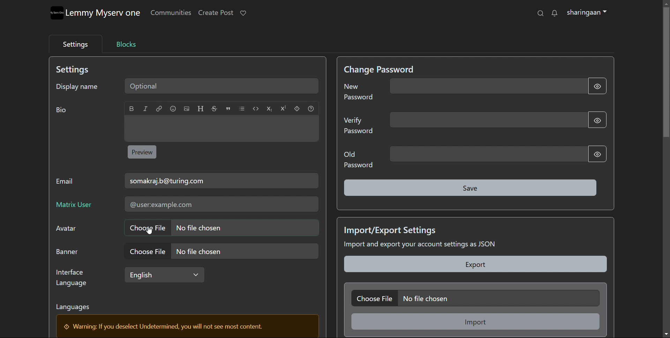 Image resolution: width=670 pixels, height=338 pixels. What do you see at coordinates (359, 94) in the screenshot?
I see `New Password` at bounding box center [359, 94].